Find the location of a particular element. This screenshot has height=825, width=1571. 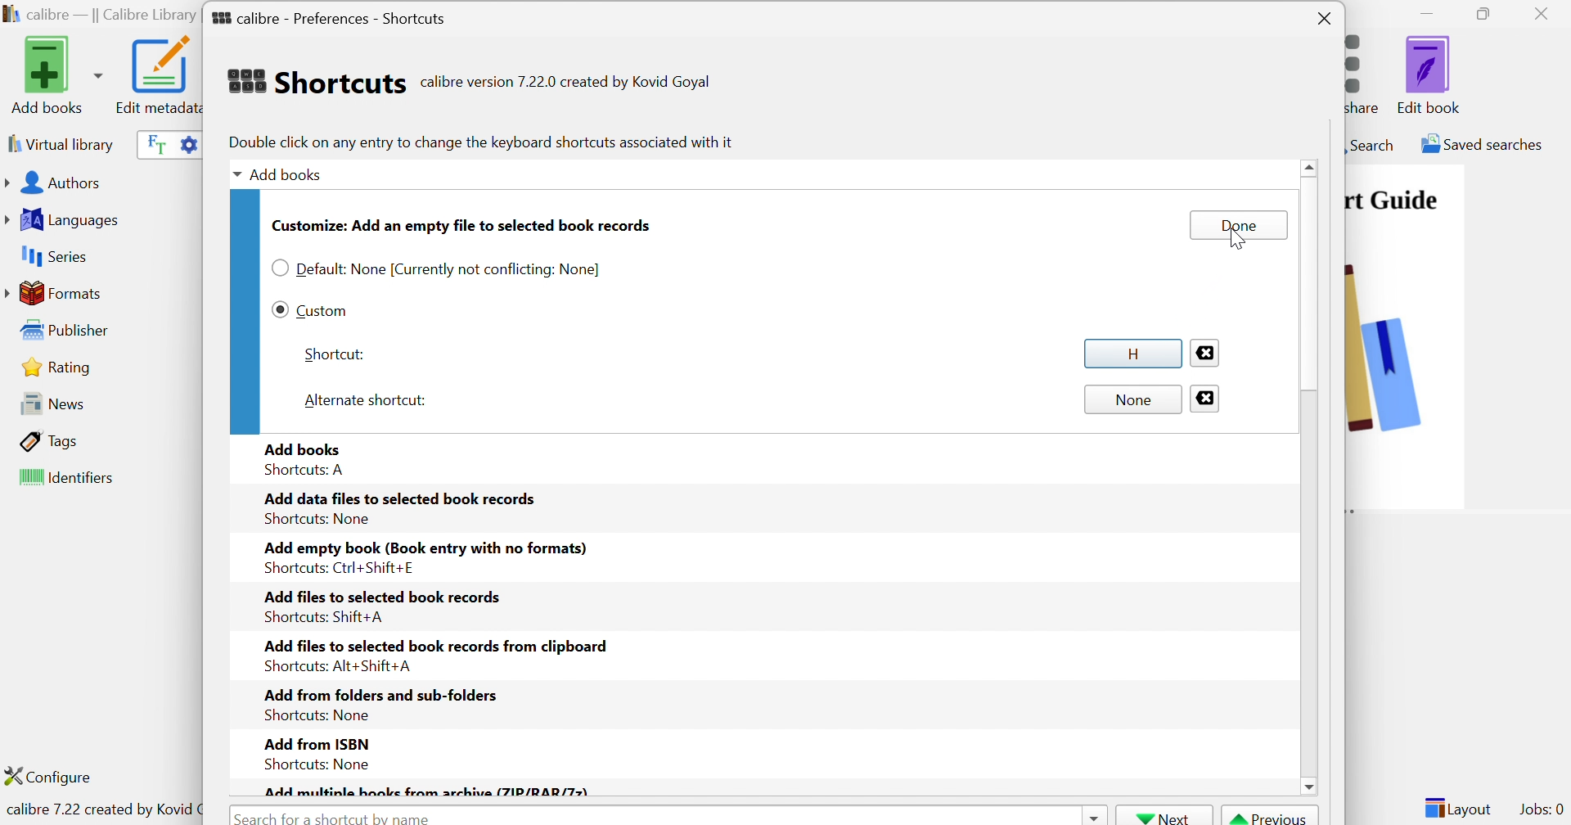

Jobs: 0 is located at coordinates (1542, 810).